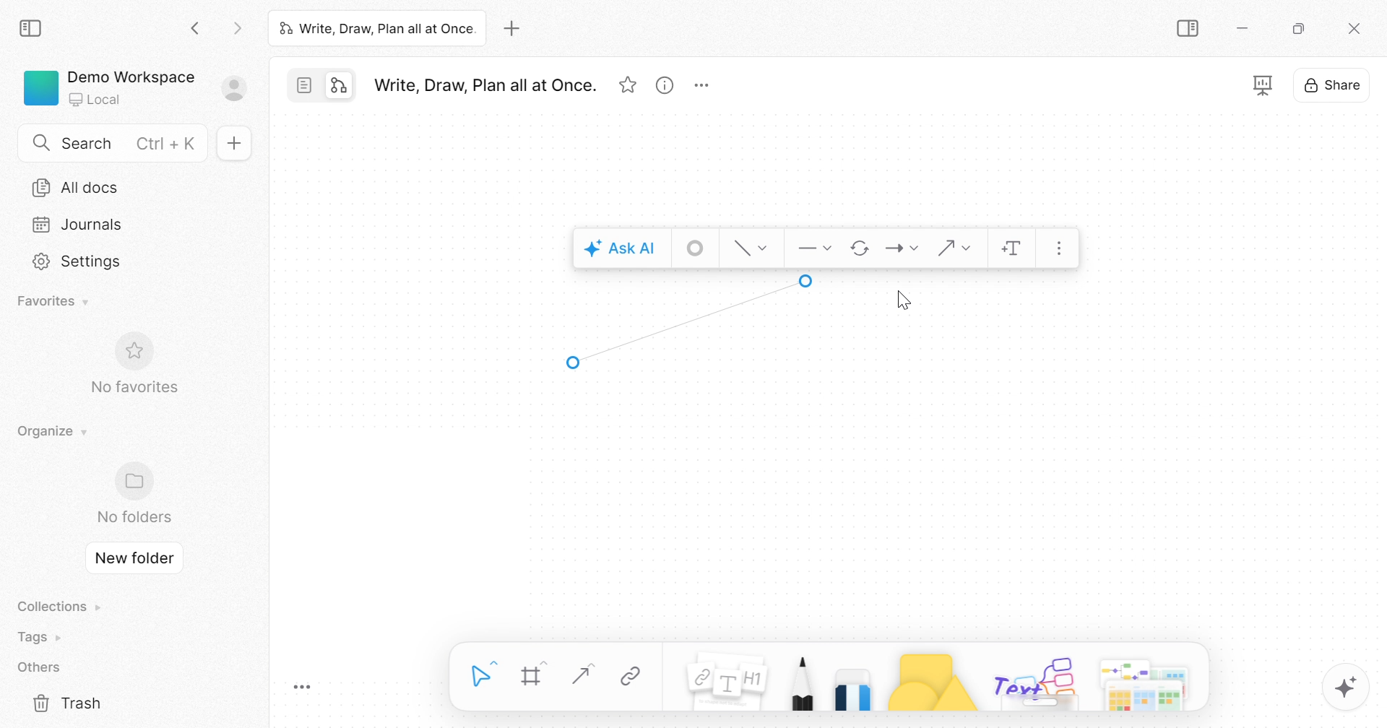 The image size is (1387, 728). I want to click on Switch, so click(326, 87).